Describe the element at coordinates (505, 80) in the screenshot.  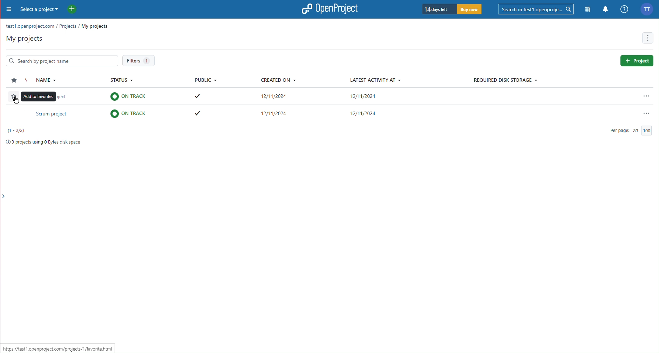
I see `Reduced Disk Storage` at that location.